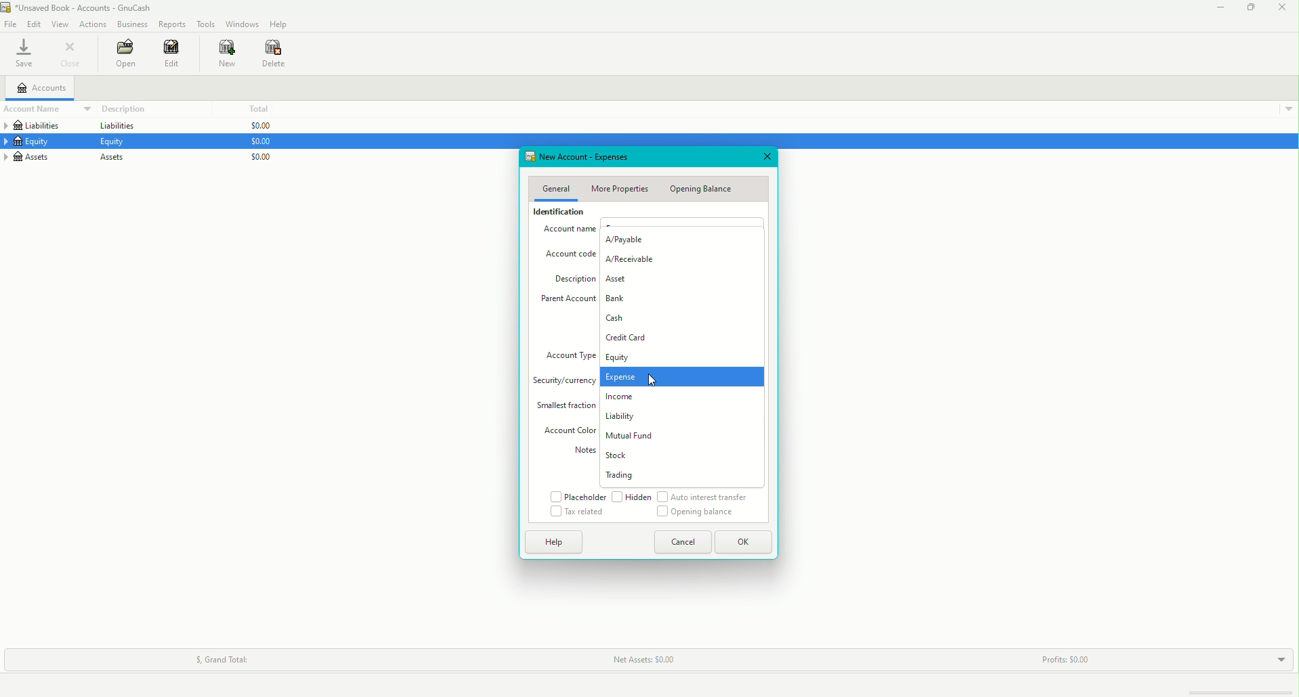 Image resolution: width=1299 pixels, height=697 pixels. Describe the element at coordinates (224, 54) in the screenshot. I see `New` at that location.